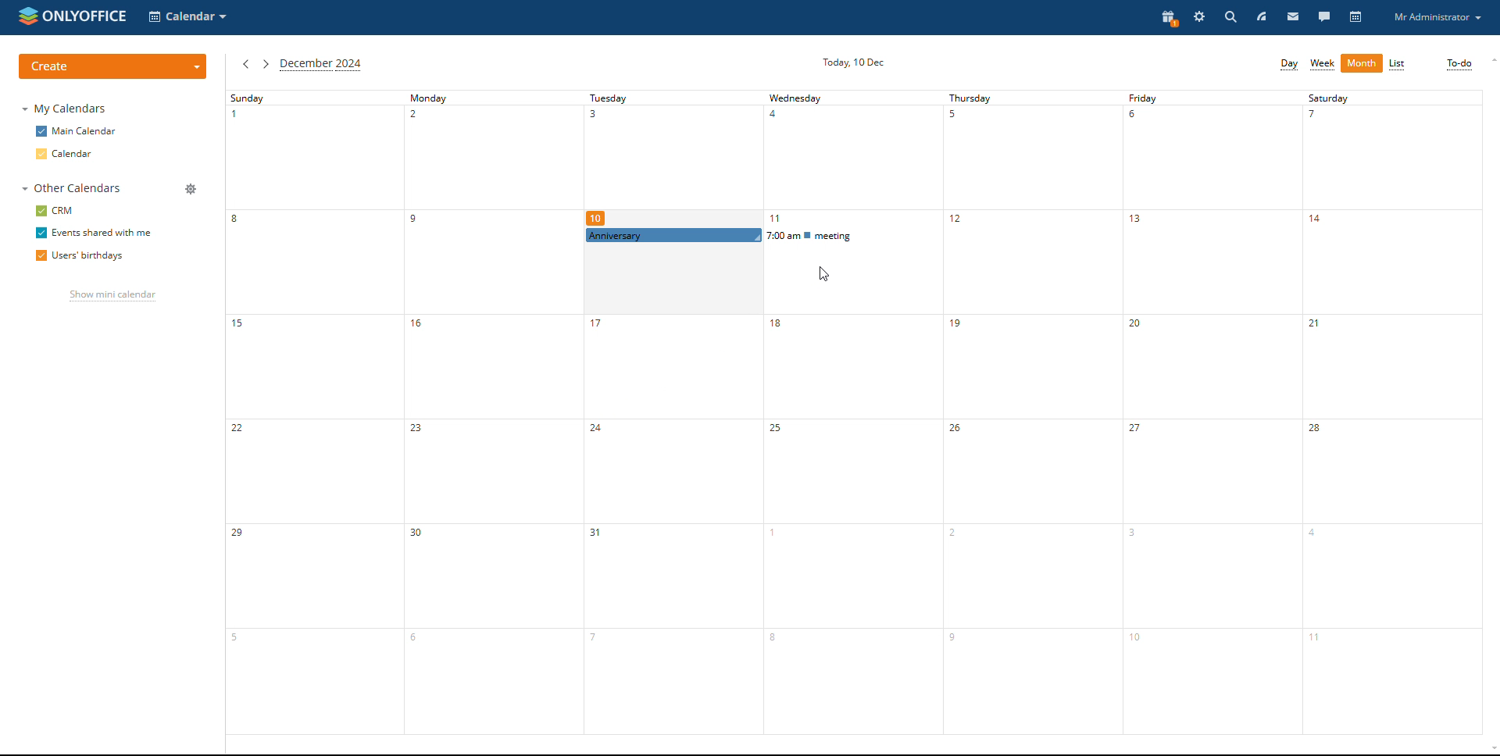 Image resolution: width=1500 pixels, height=756 pixels. Describe the element at coordinates (1287, 65) in the screenshot. I see `day view` at that location.